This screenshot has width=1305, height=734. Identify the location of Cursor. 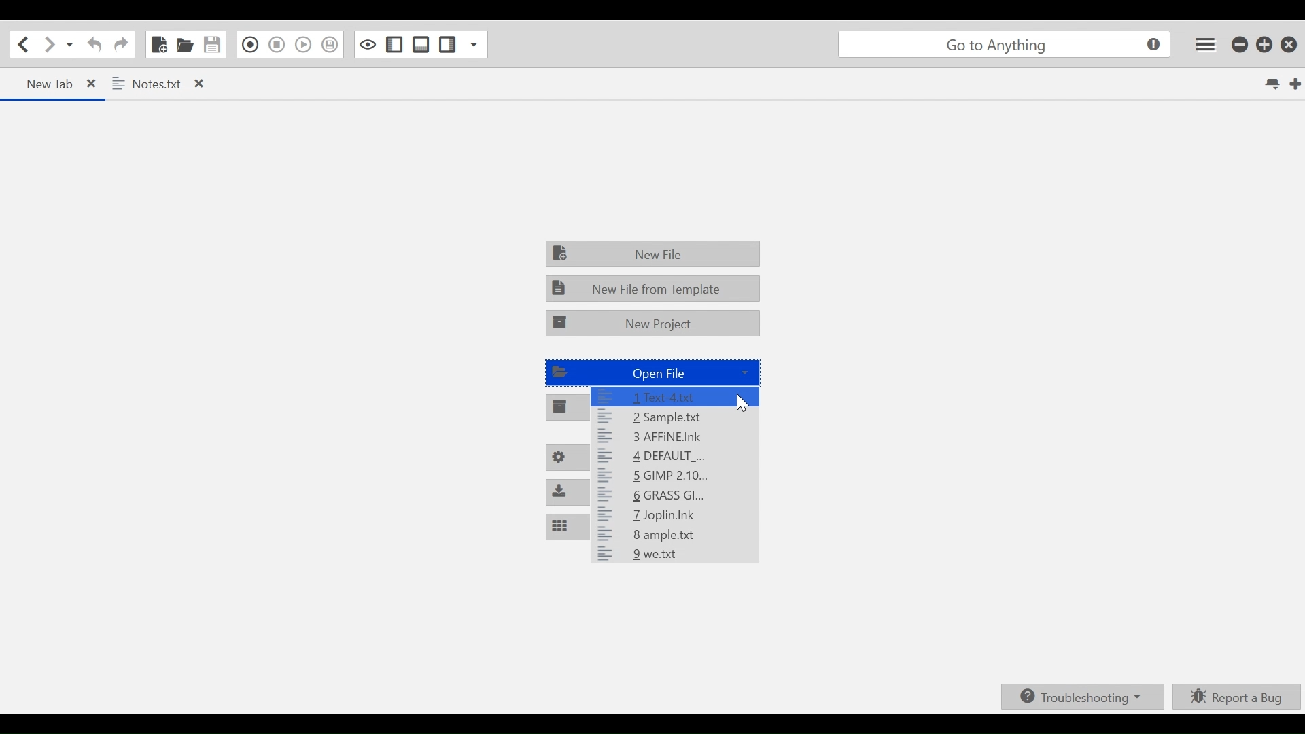
(744, 404).